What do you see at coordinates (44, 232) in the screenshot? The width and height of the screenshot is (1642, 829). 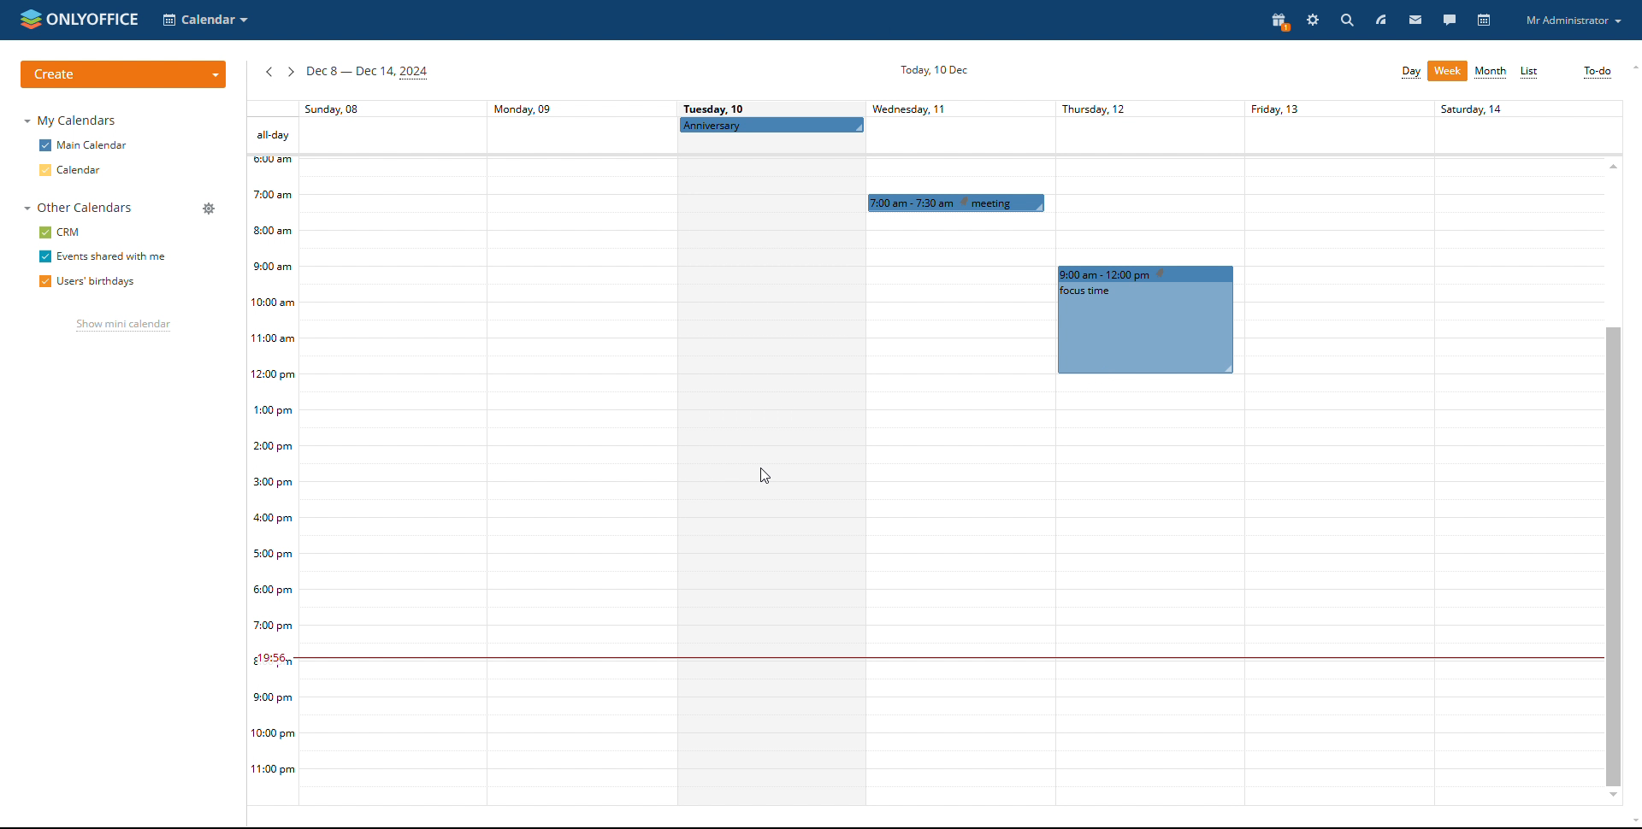 I see `checkbox` at bounding box center [44, 232].